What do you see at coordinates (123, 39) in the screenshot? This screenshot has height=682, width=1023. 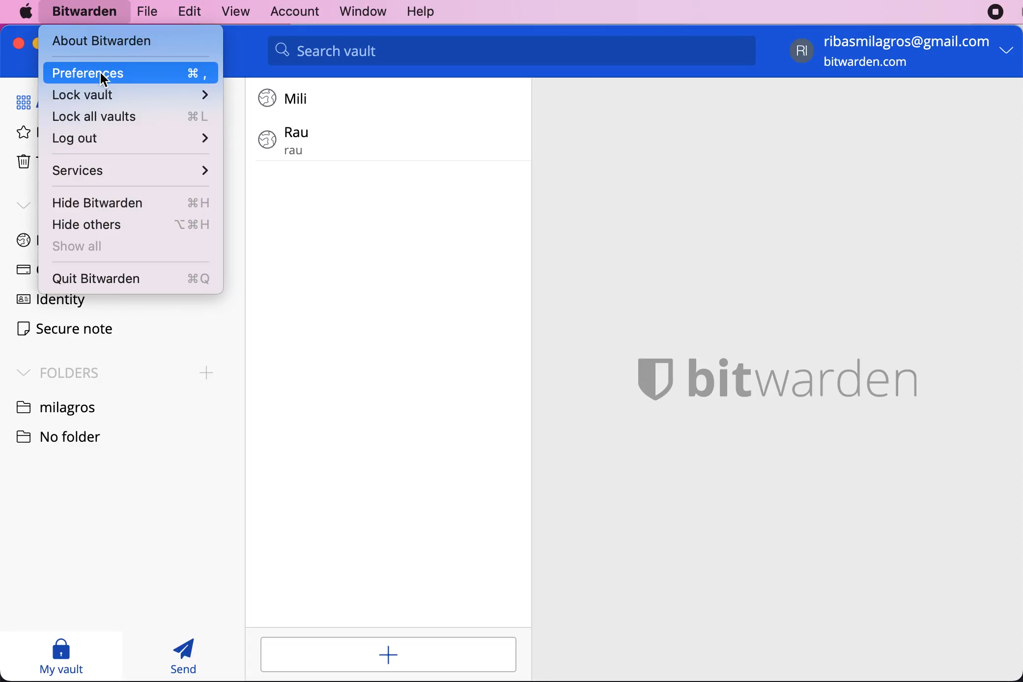 I see `about bitwarden` at bounding box center [123, 39].